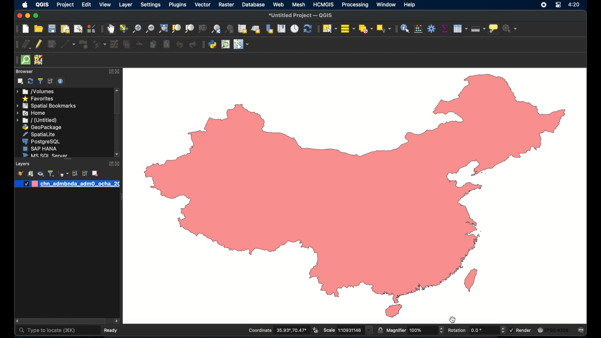 Image resolution: width=601 pixels, height=338 pixels. I want to click on osm place search, so click(226, 44).